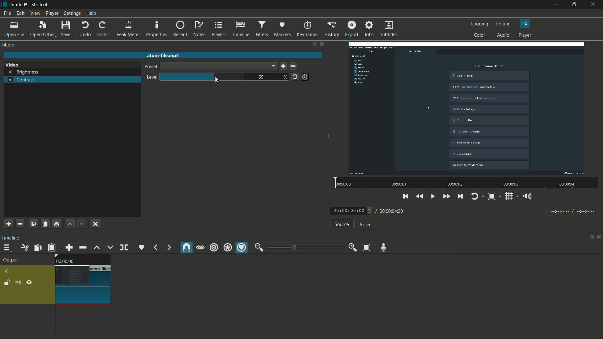  Describe the element at coordinates (70, 224) in the screenshot. I see `move filter up` at that location.